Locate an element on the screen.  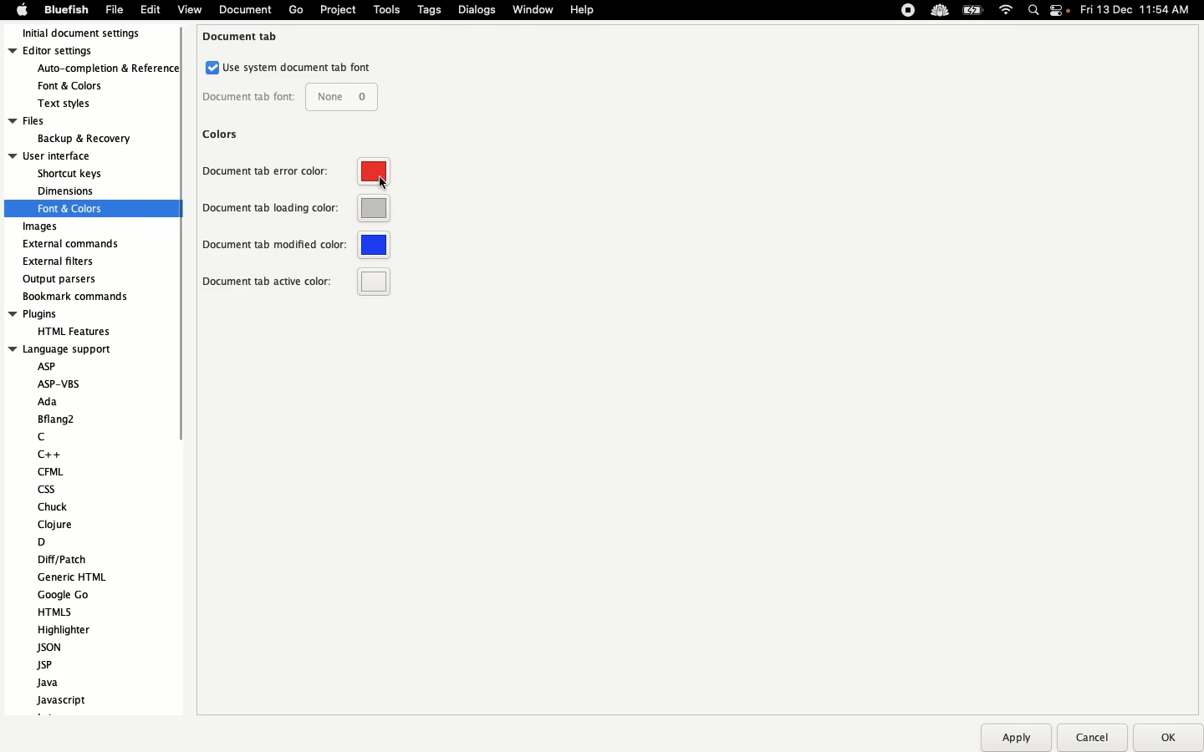
text styles is located at coordinates (75, 104).